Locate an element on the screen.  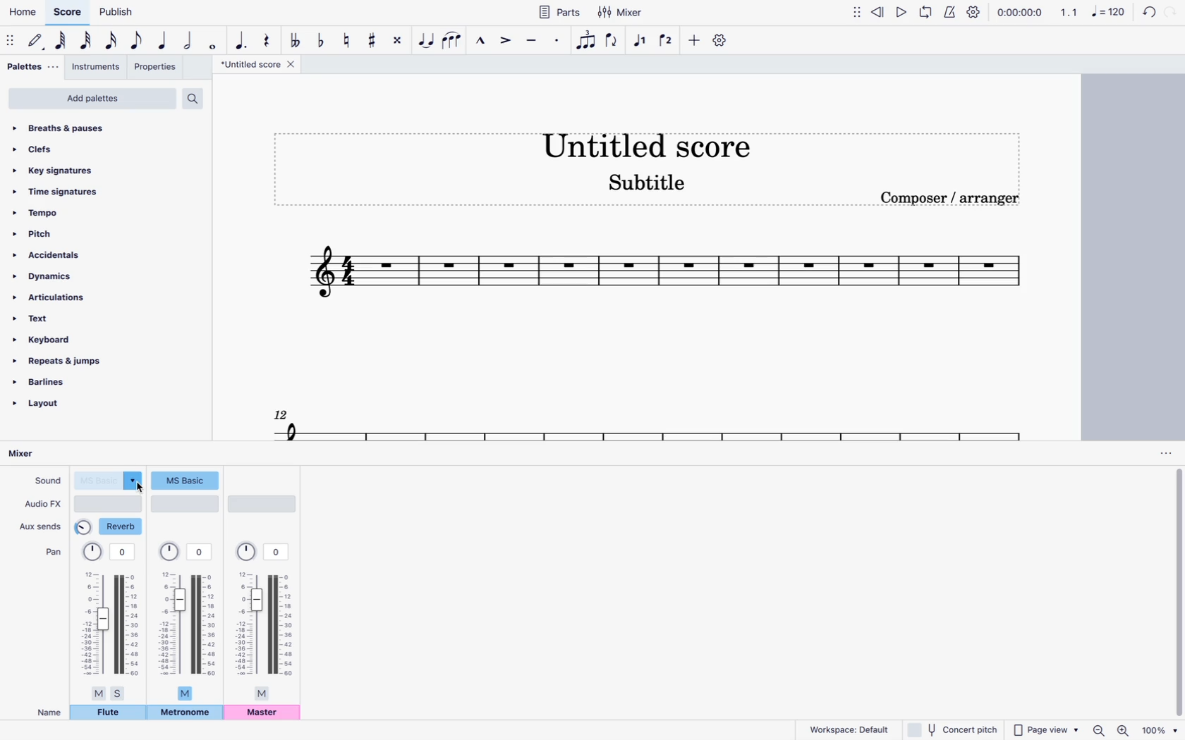
tie is located at coordinates (427, 39).